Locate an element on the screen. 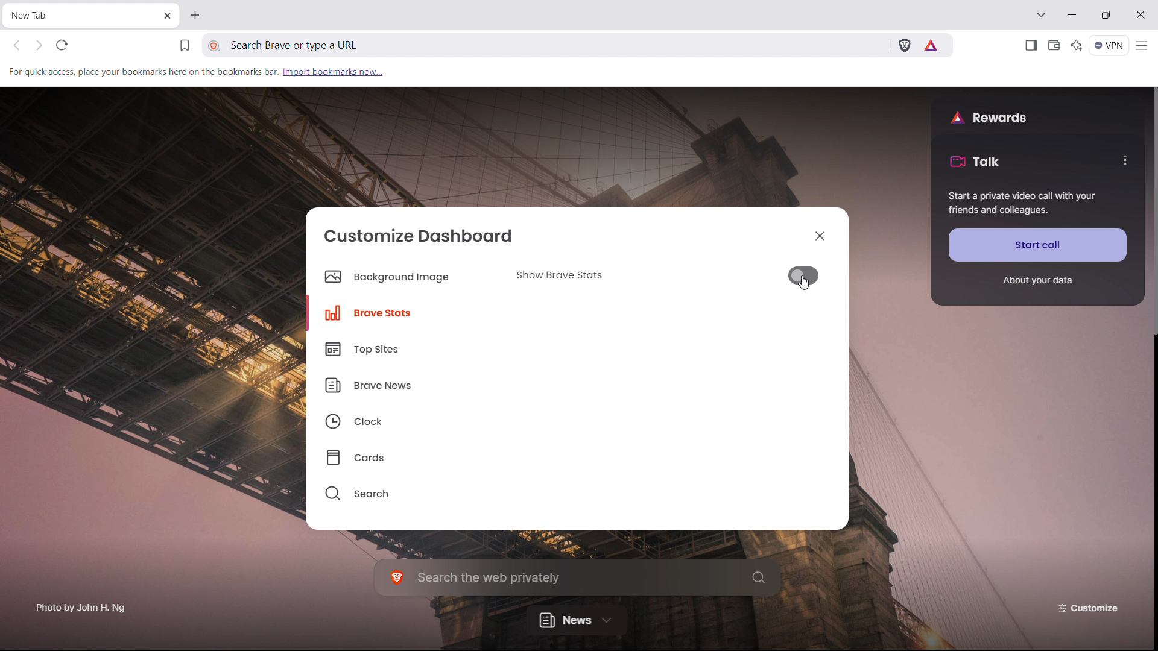  leo AI is located at coordinates (1077, 45).